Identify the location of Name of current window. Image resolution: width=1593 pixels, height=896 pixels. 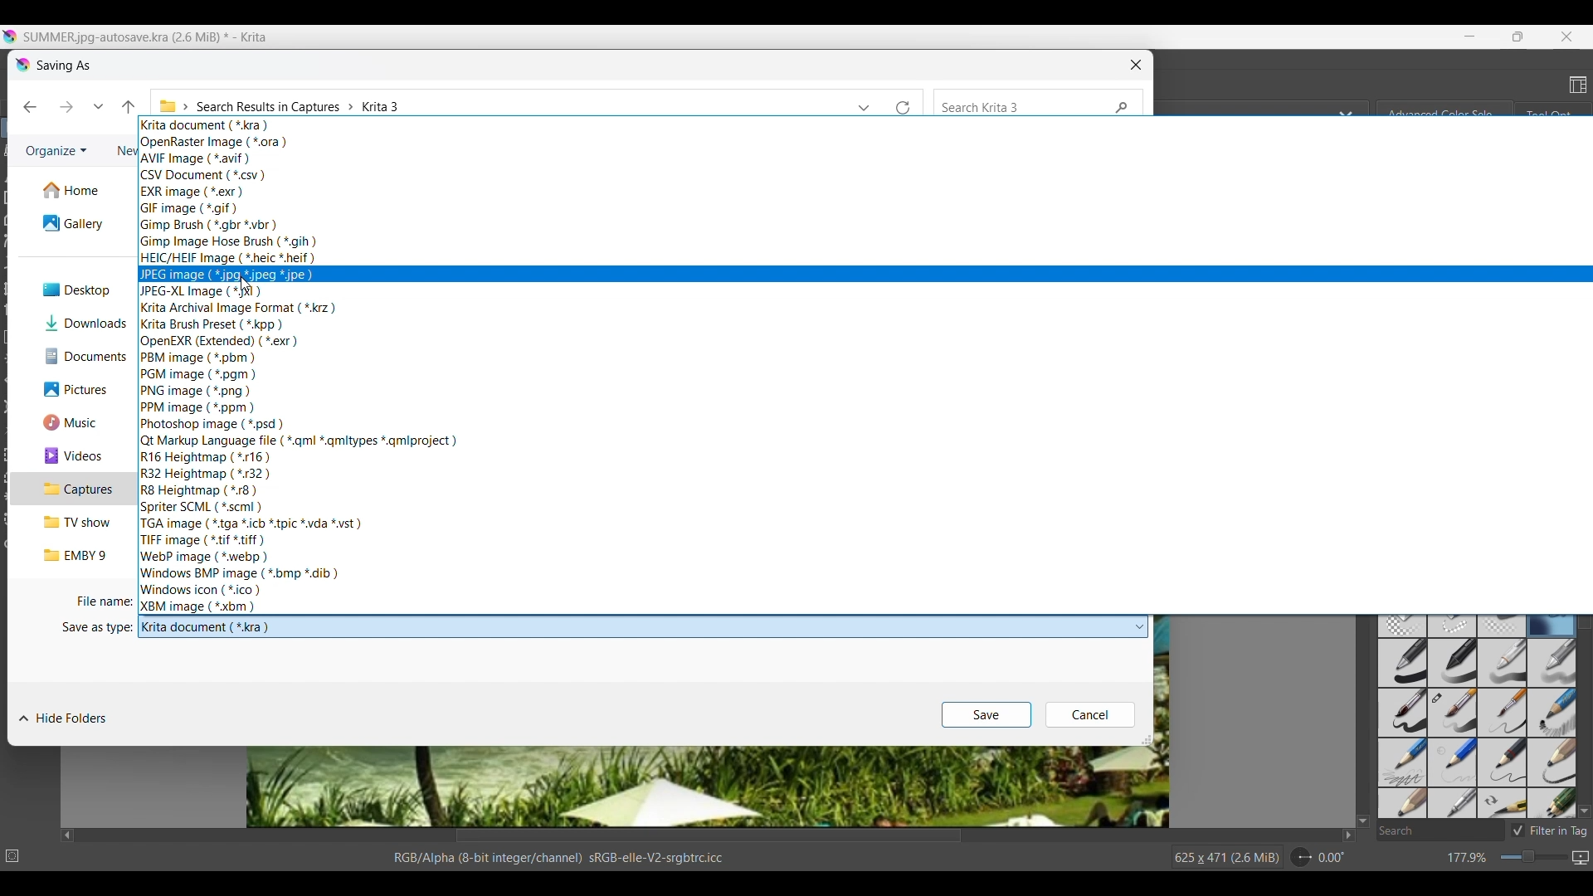
(64, 66).